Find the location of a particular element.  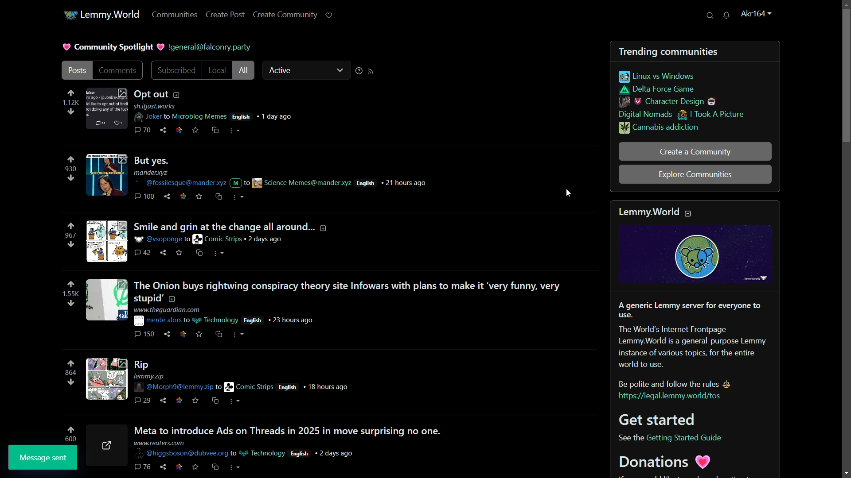

cross share is located at coordinates (220, 195).